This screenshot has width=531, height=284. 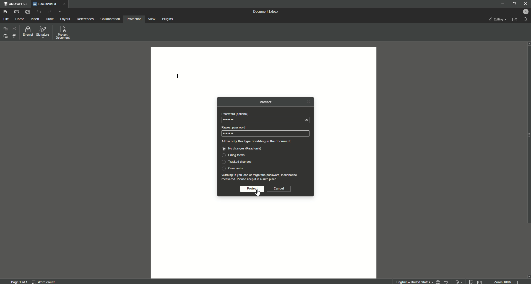 I want to click on Undo, so click(x=39, y=12).